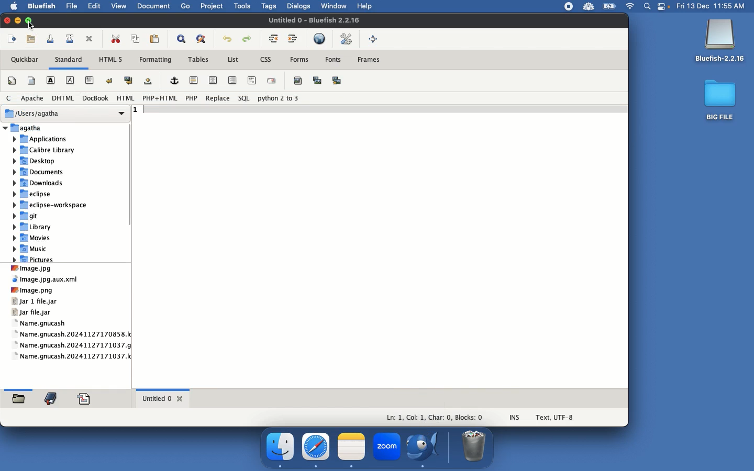 The height and width of the screenshot is (471, 754). What do you see at coordinates (115, 39) in the screenshot?
I see `Cut` at bounding box center [115, 39].